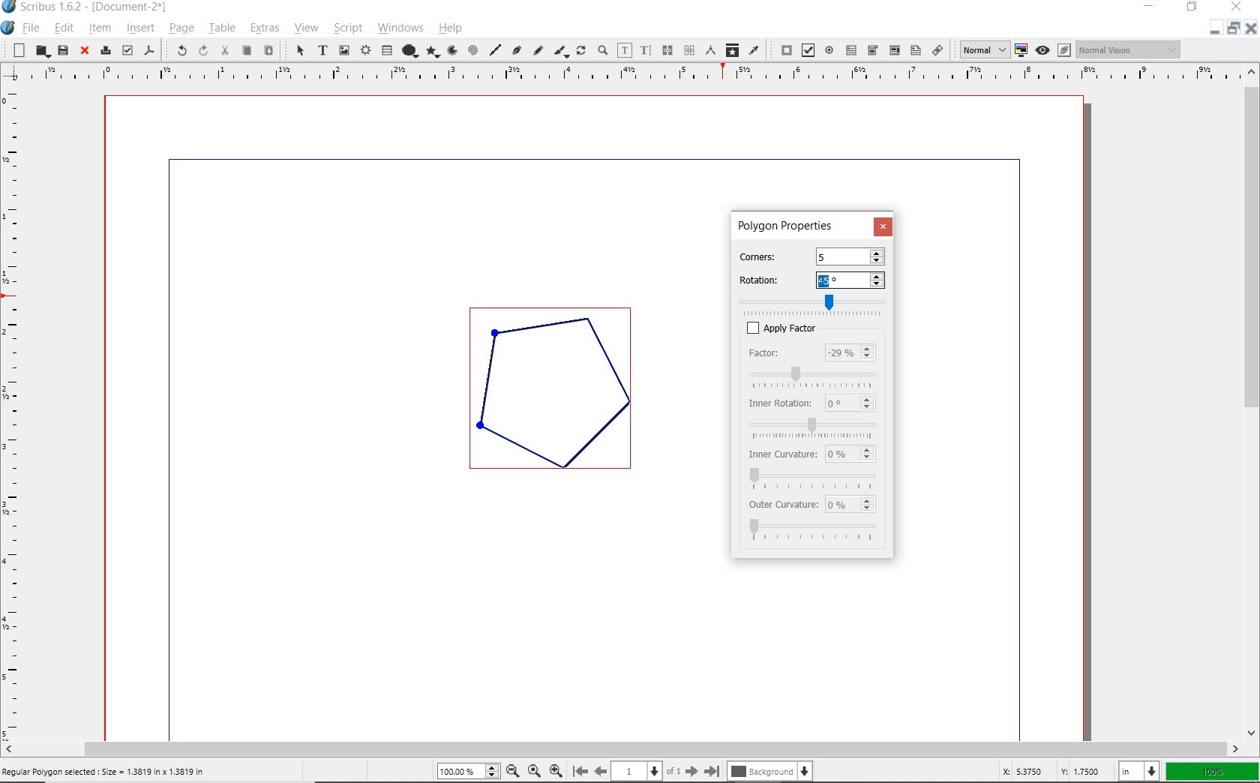  What do you see at coordinates (979, 49) in the screenshot?
I see `select image preview quality` at bounding box center [979, 49].